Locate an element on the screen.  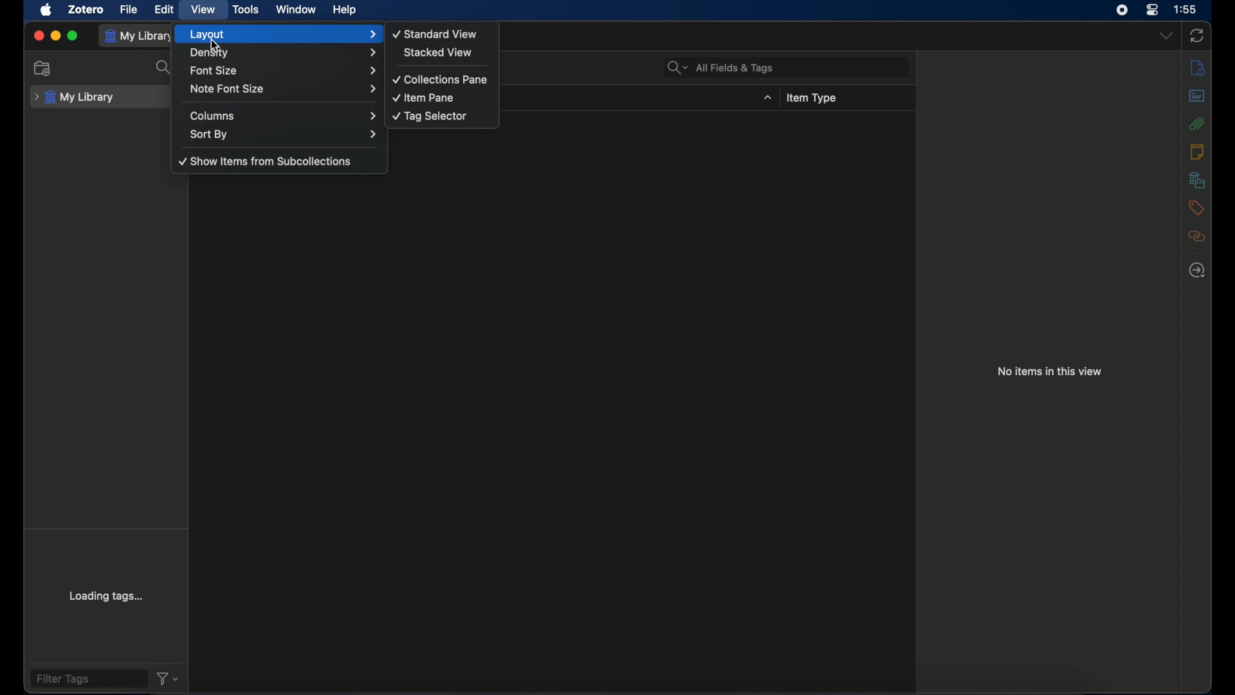
dropdown is located at coordinates (1166, 37).